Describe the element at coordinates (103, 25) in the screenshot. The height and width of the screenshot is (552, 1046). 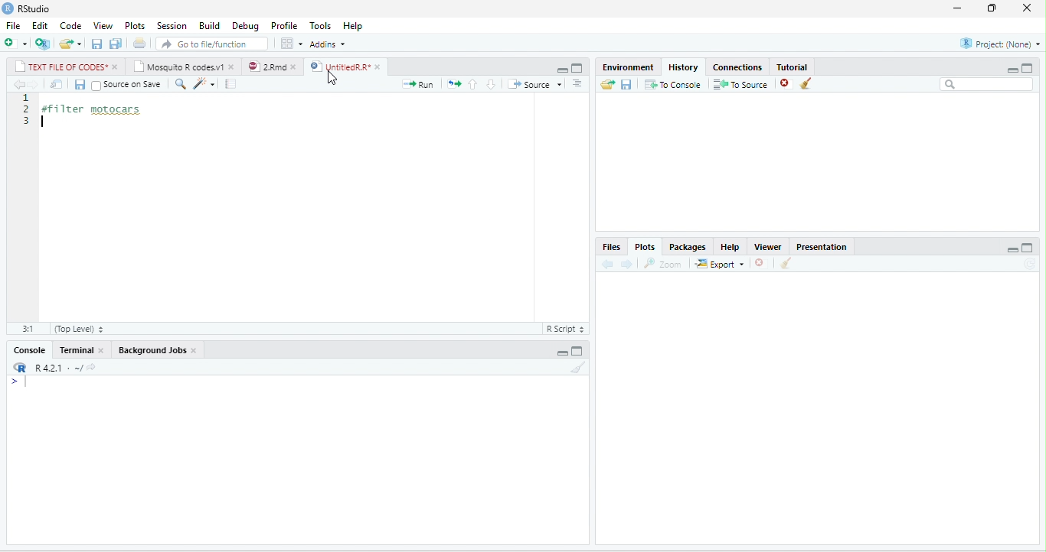
I see `View` at that location.